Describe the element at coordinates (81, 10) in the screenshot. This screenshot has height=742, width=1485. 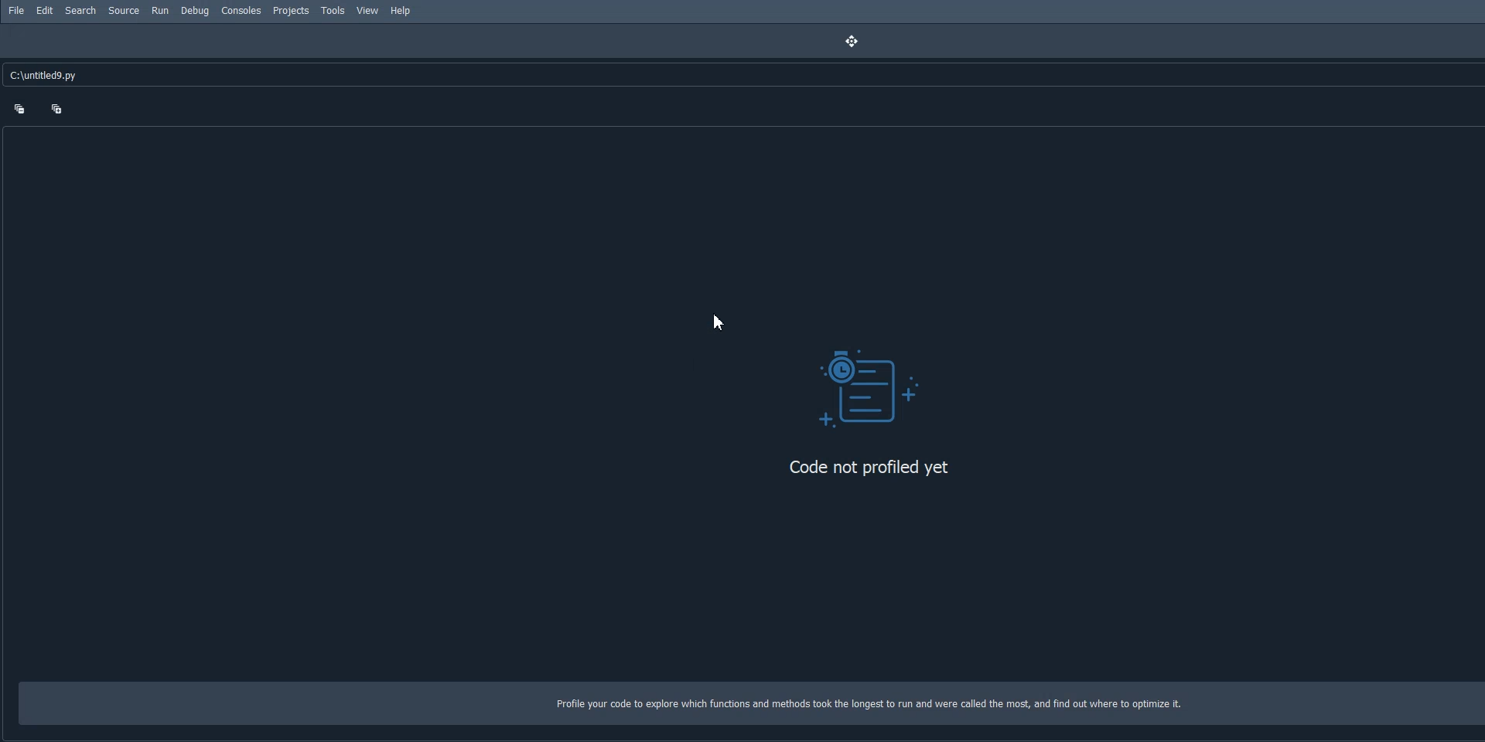
I see `Search` at that location.